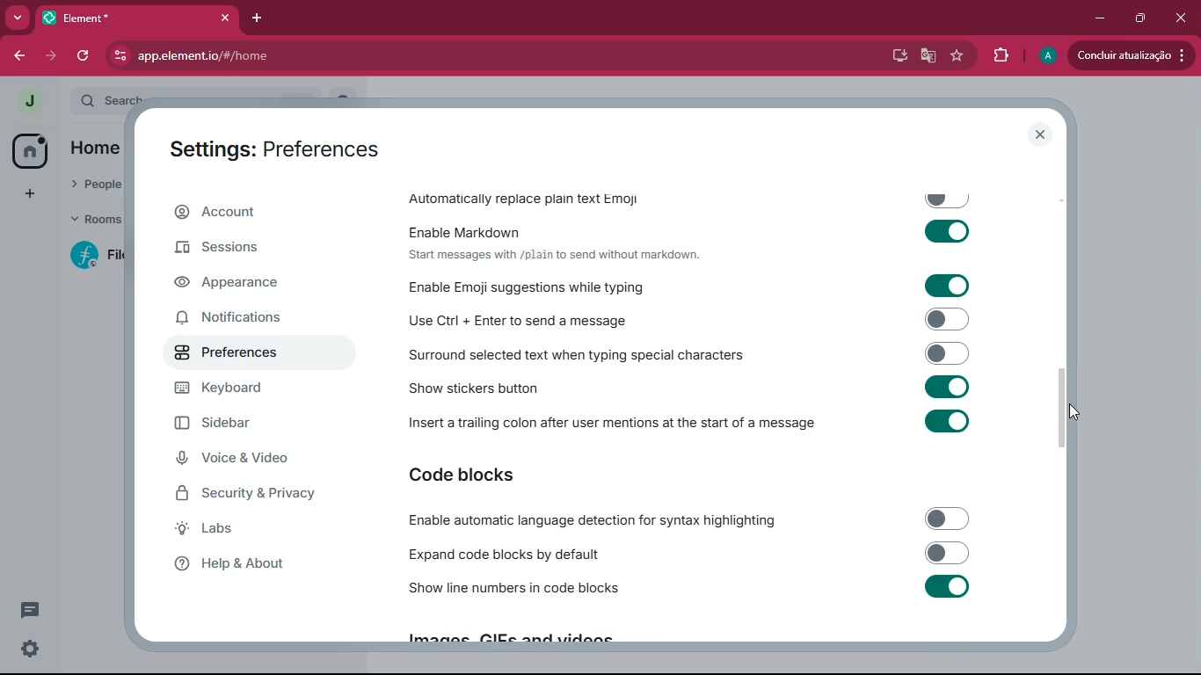 Image resolution: width=1201 pixels, height=675 pixels. I want to click on messages, so click(33, 610).